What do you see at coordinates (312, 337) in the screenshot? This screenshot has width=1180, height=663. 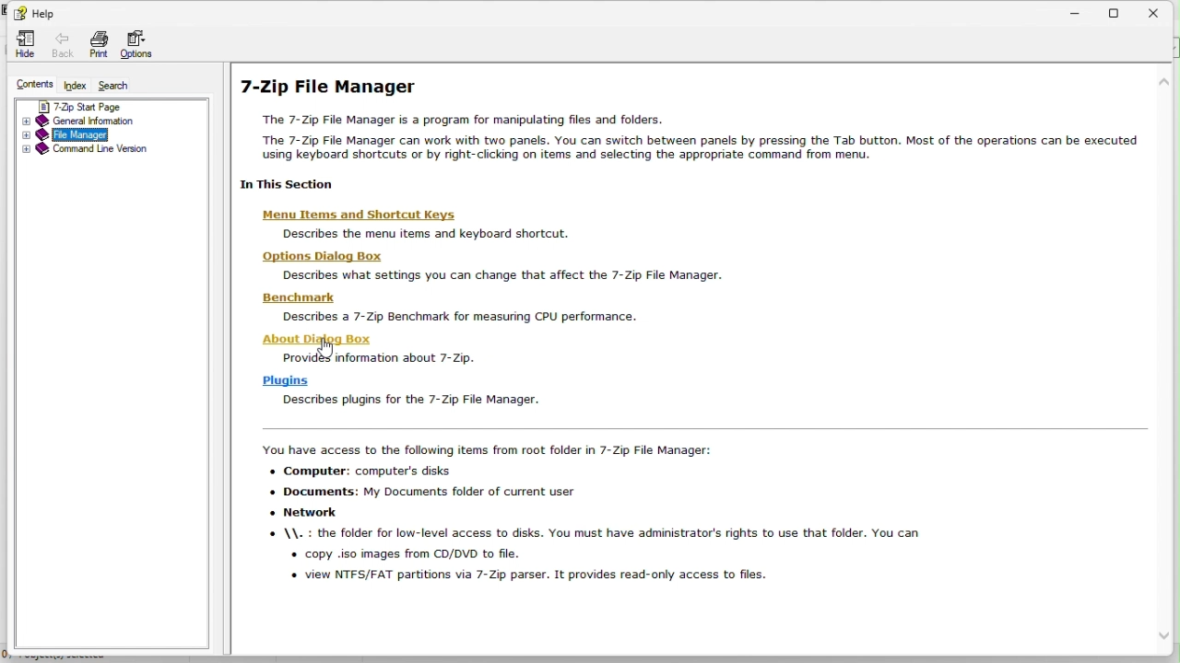 I see `about dialog box` at bounding box center [312, 337].